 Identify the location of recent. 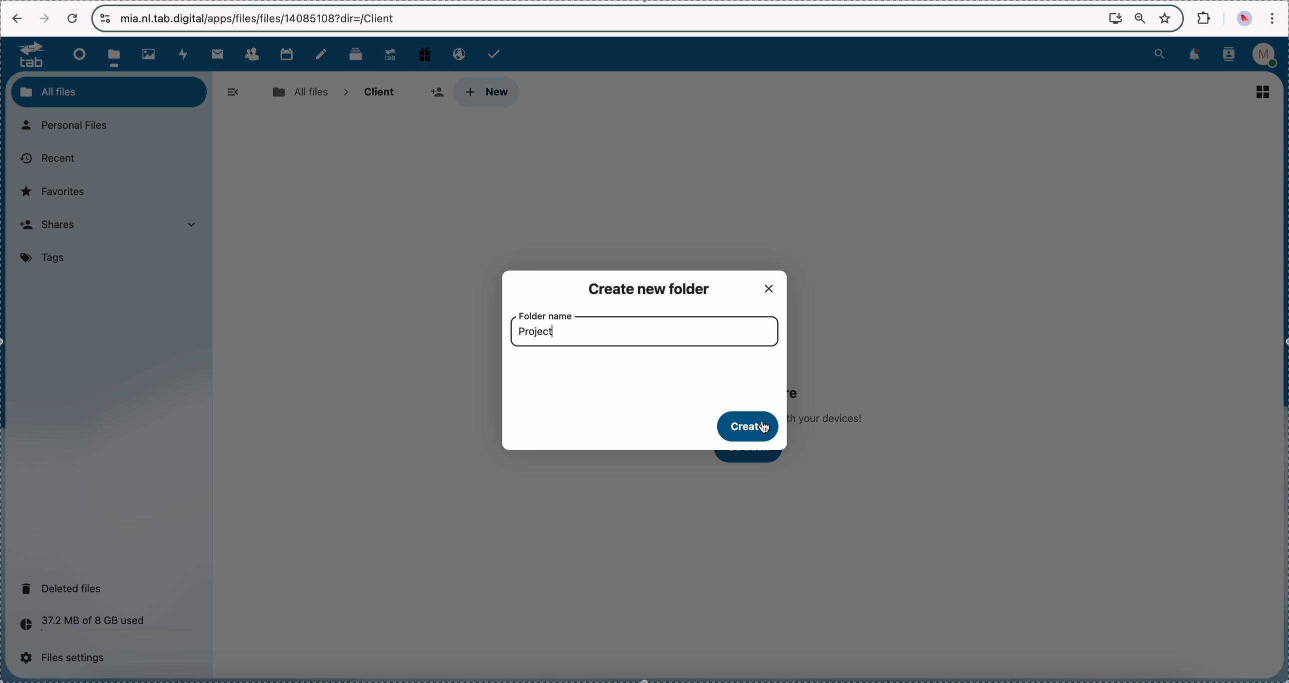
(47, 159).